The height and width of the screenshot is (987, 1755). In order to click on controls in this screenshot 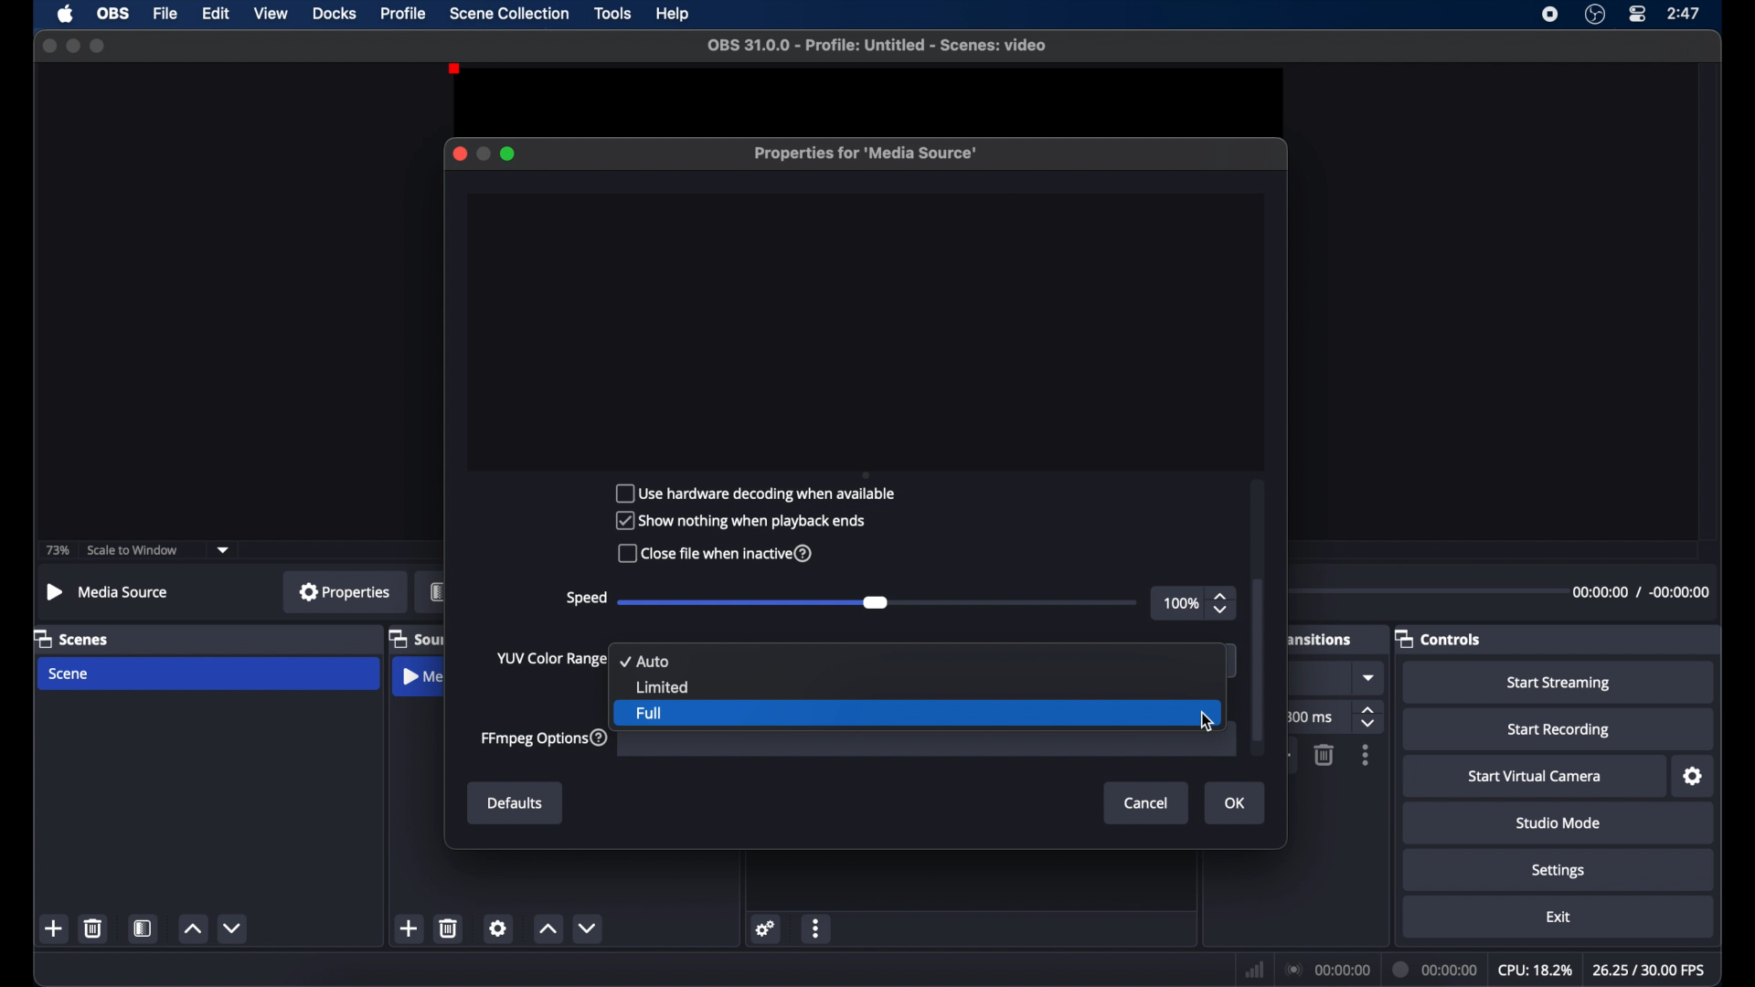, I will do `click(1439, 638)`.